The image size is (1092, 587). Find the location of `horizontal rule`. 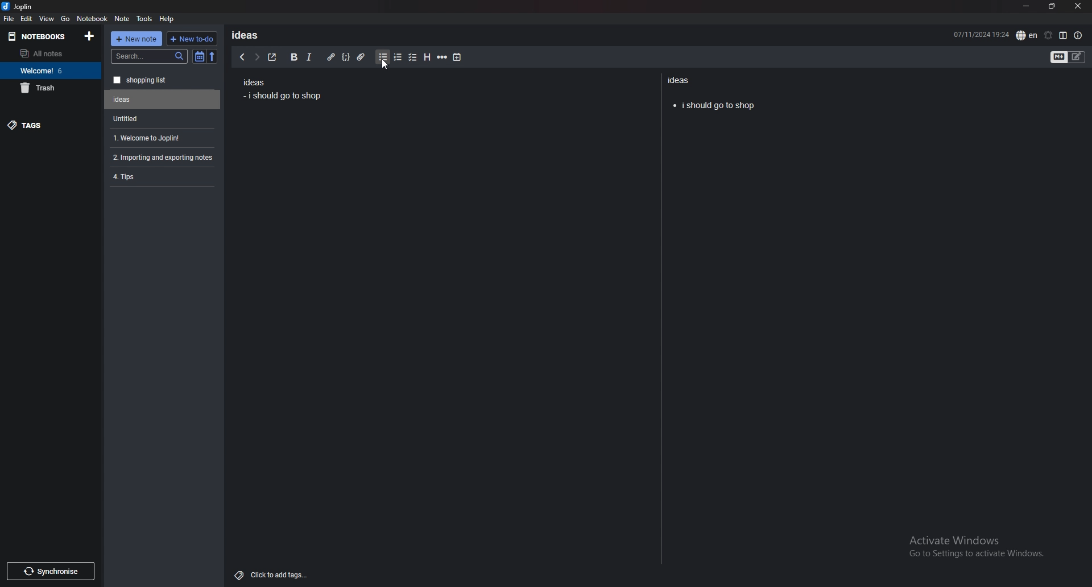

horizontal rule is located at coordinates (442, 57).